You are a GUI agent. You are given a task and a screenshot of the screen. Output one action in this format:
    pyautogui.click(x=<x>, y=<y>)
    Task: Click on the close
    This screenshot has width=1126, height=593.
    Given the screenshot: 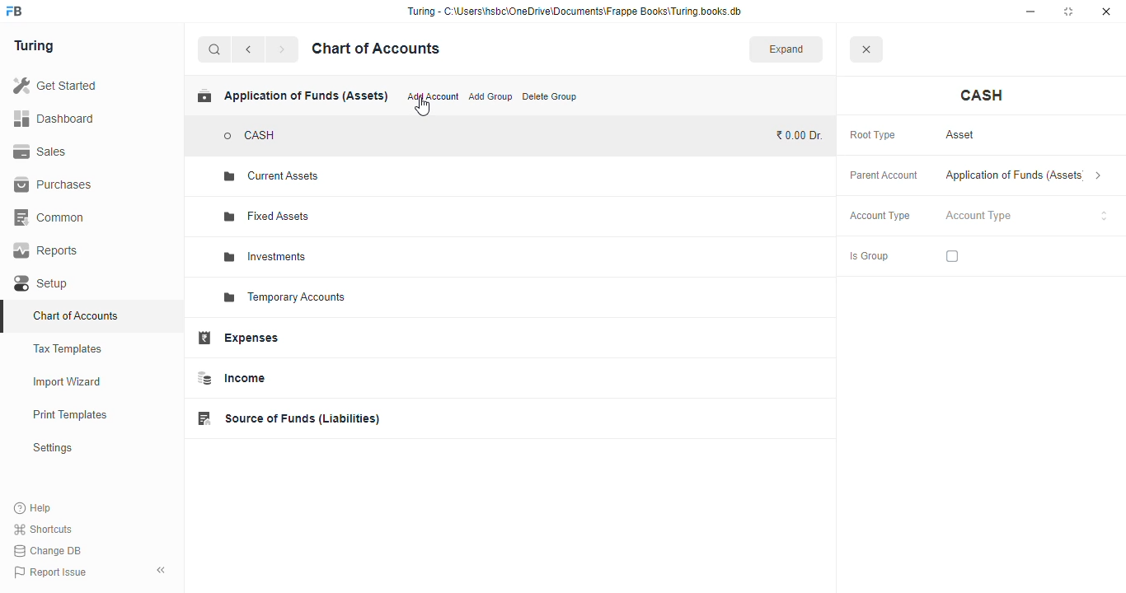 What is the action you would take?
    pyautogui.click(x=1106, y=12)
    